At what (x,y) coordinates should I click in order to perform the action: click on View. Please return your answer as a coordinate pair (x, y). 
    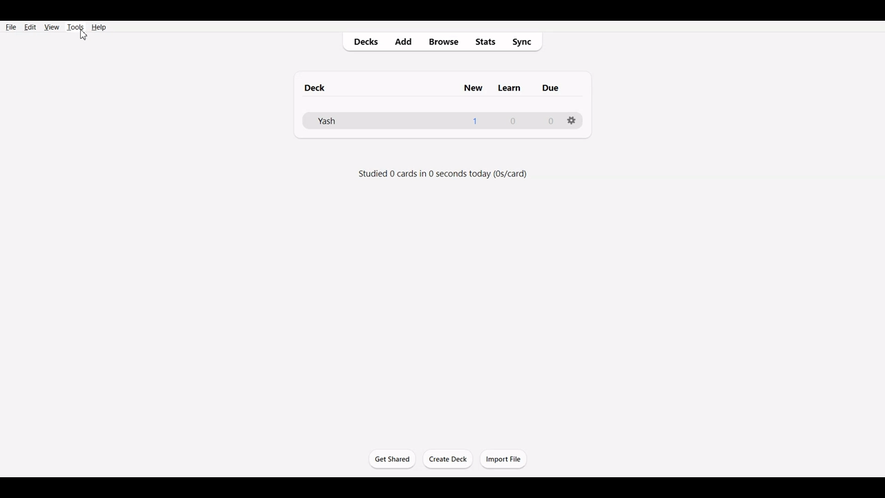
    Looking at the image, I should click on (51, 27).